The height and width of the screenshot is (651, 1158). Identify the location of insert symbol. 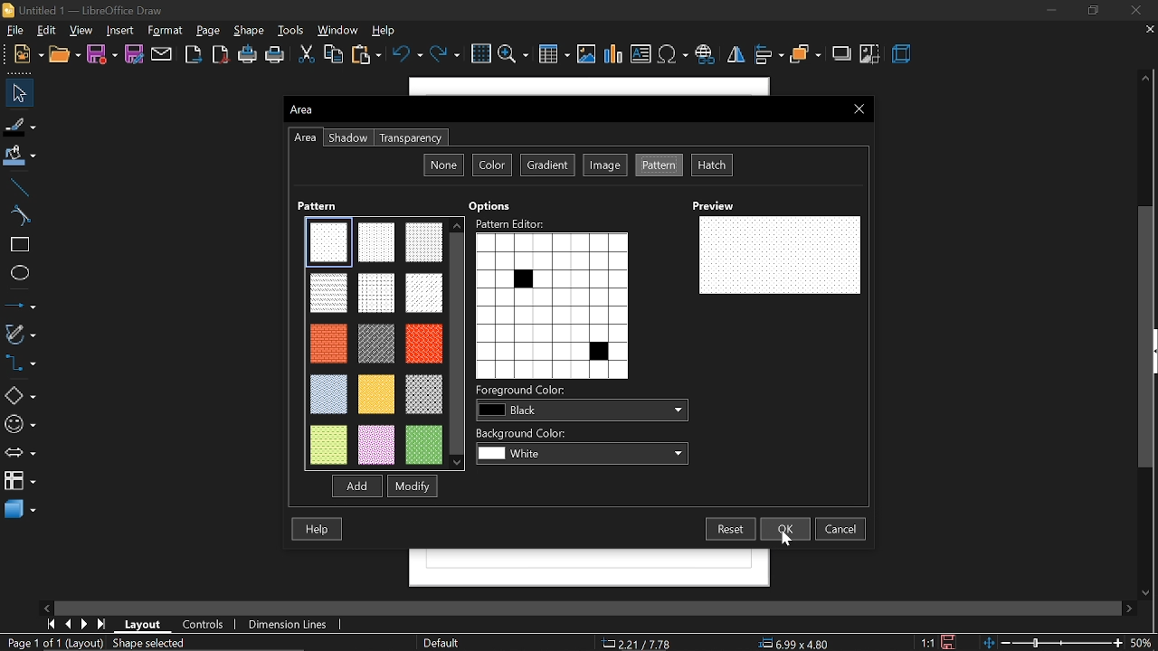
(671, 53).